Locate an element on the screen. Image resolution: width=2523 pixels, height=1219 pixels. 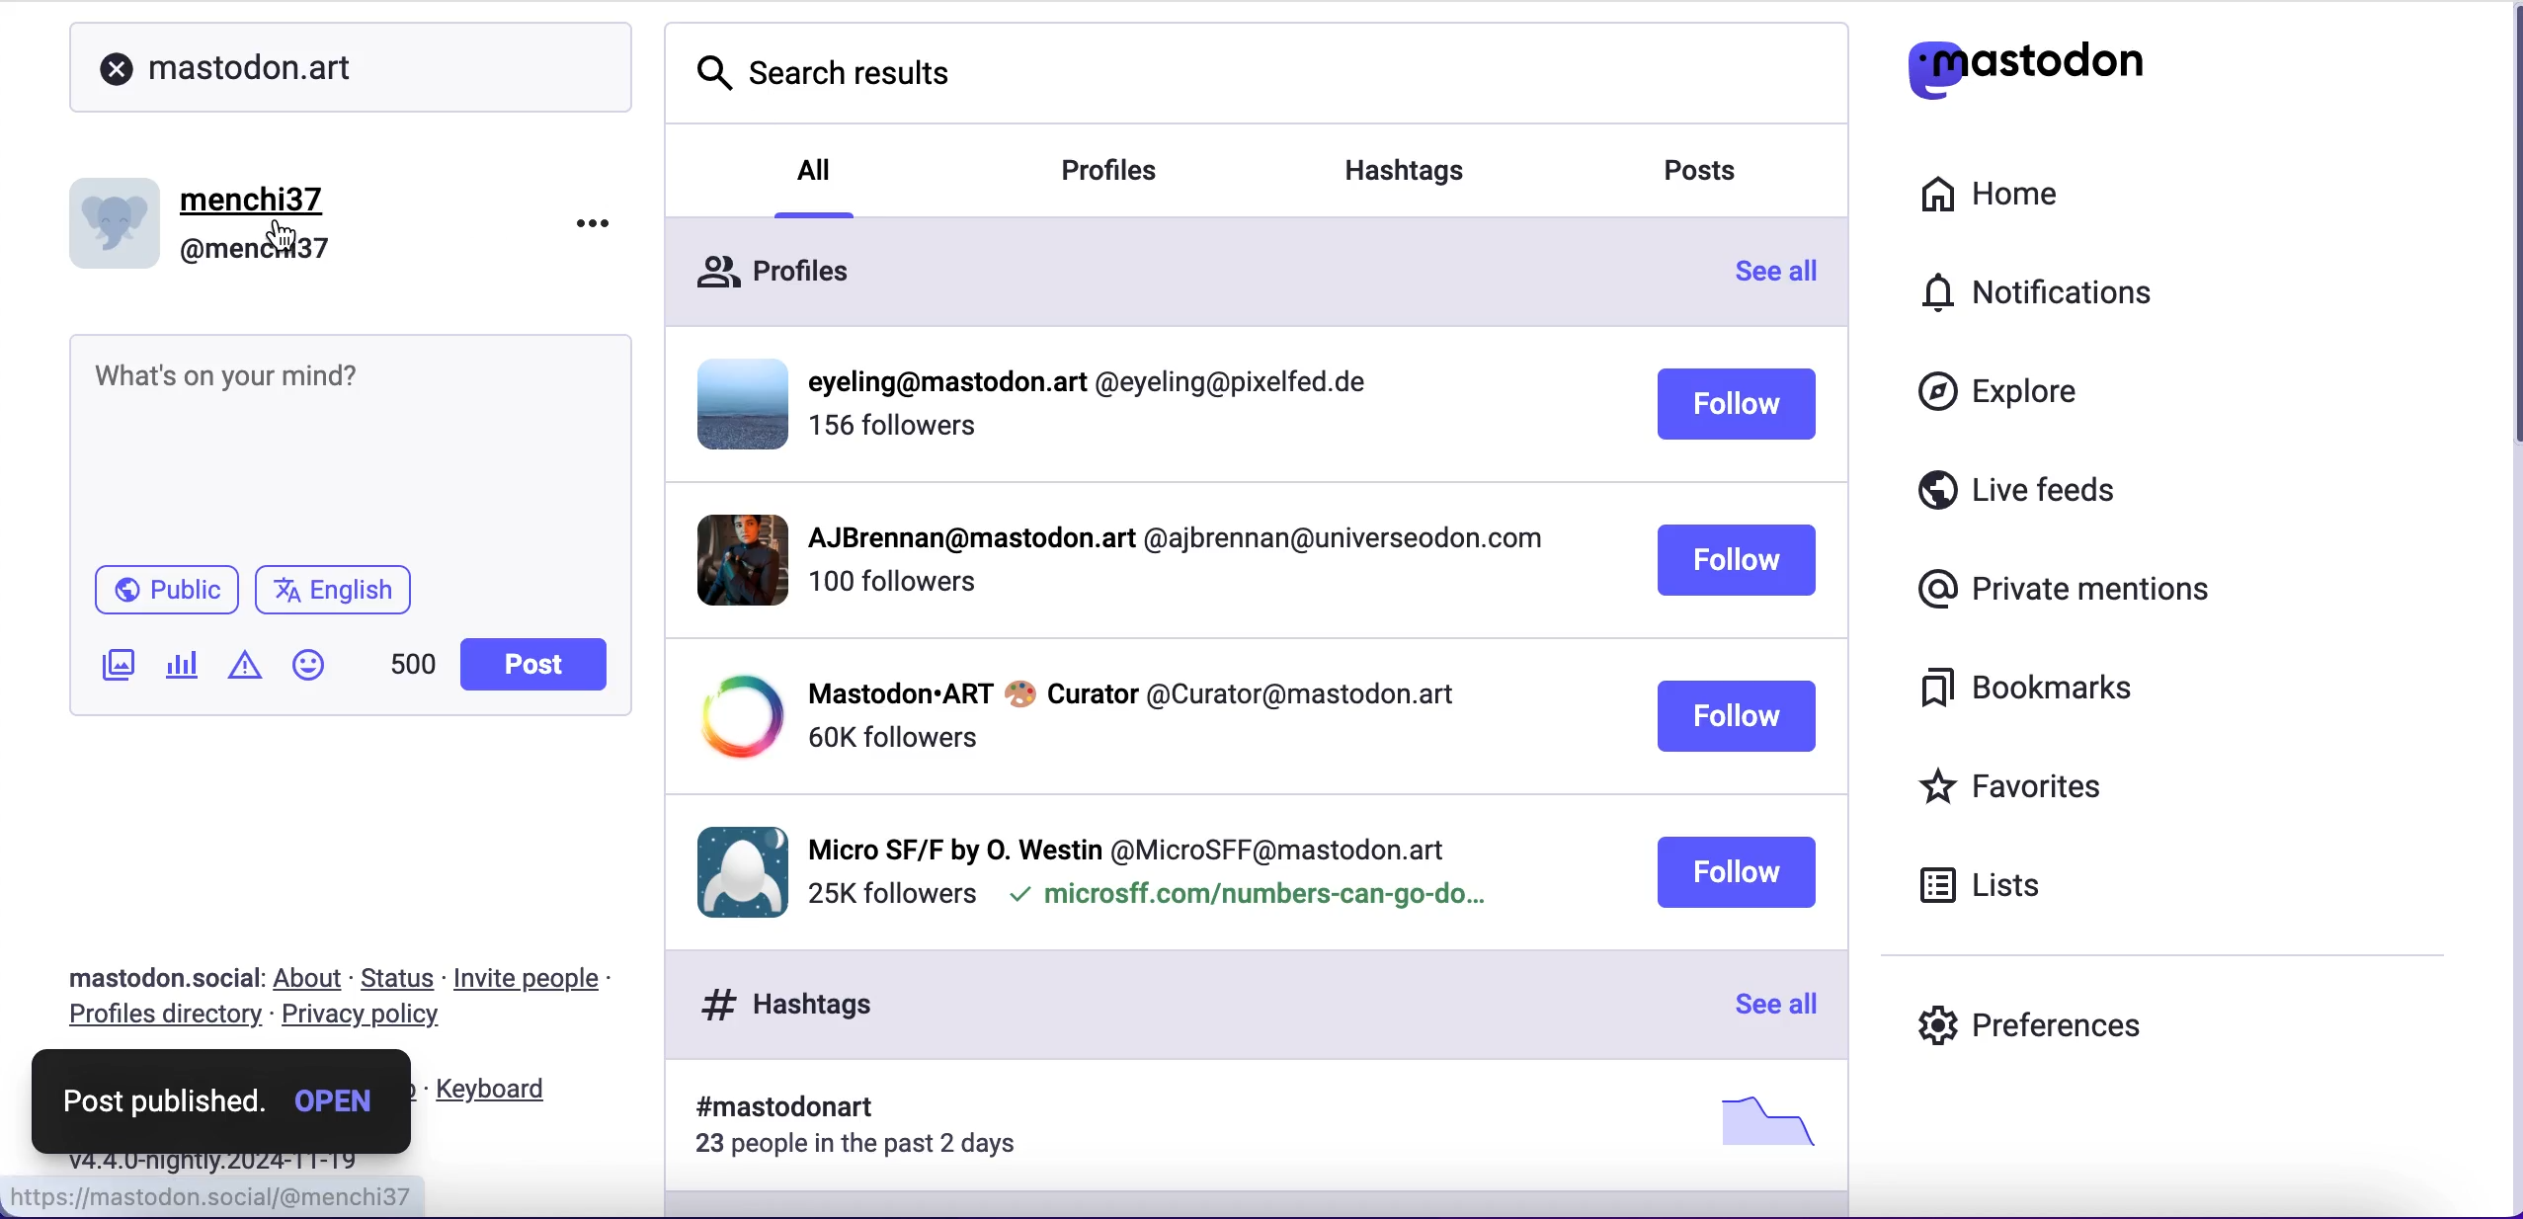
posts is located at coordinates (1714, 175).